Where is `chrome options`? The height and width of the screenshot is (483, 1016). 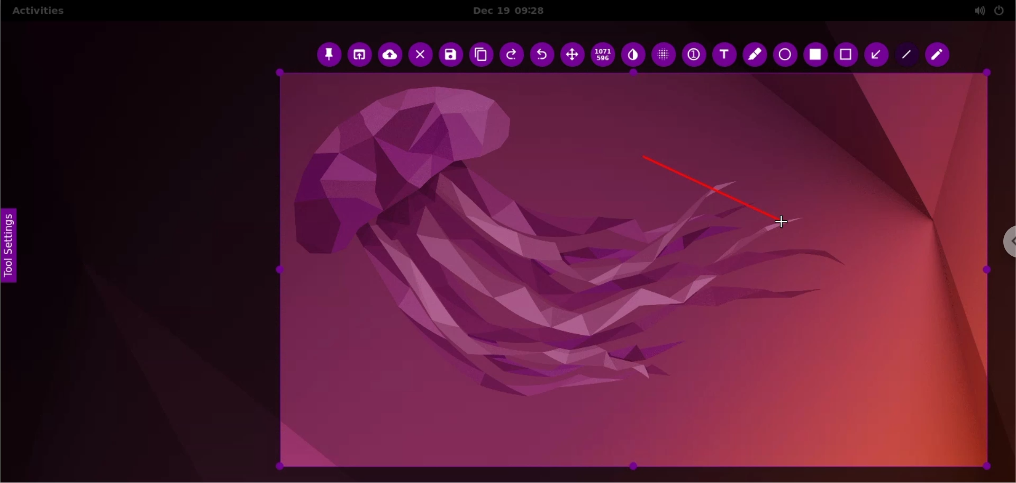 chrome options is located at coordinates (1004, 243).